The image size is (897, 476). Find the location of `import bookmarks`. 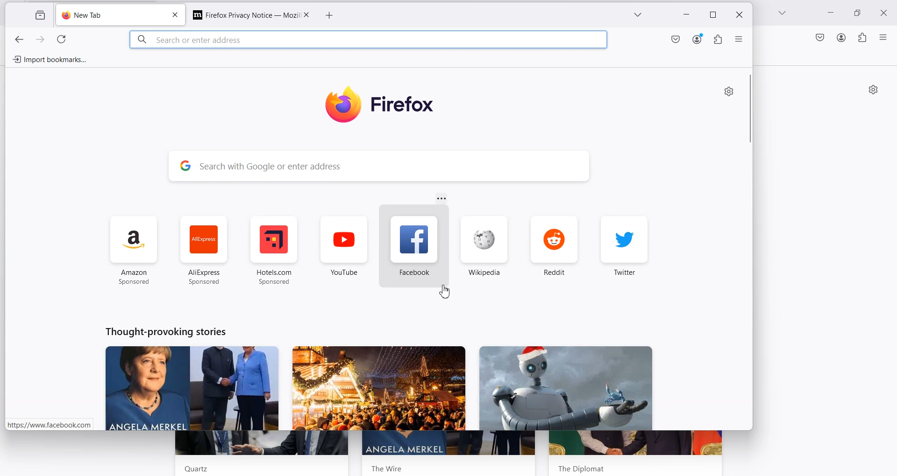

import bookmarks is located at coordinates (48, 60).